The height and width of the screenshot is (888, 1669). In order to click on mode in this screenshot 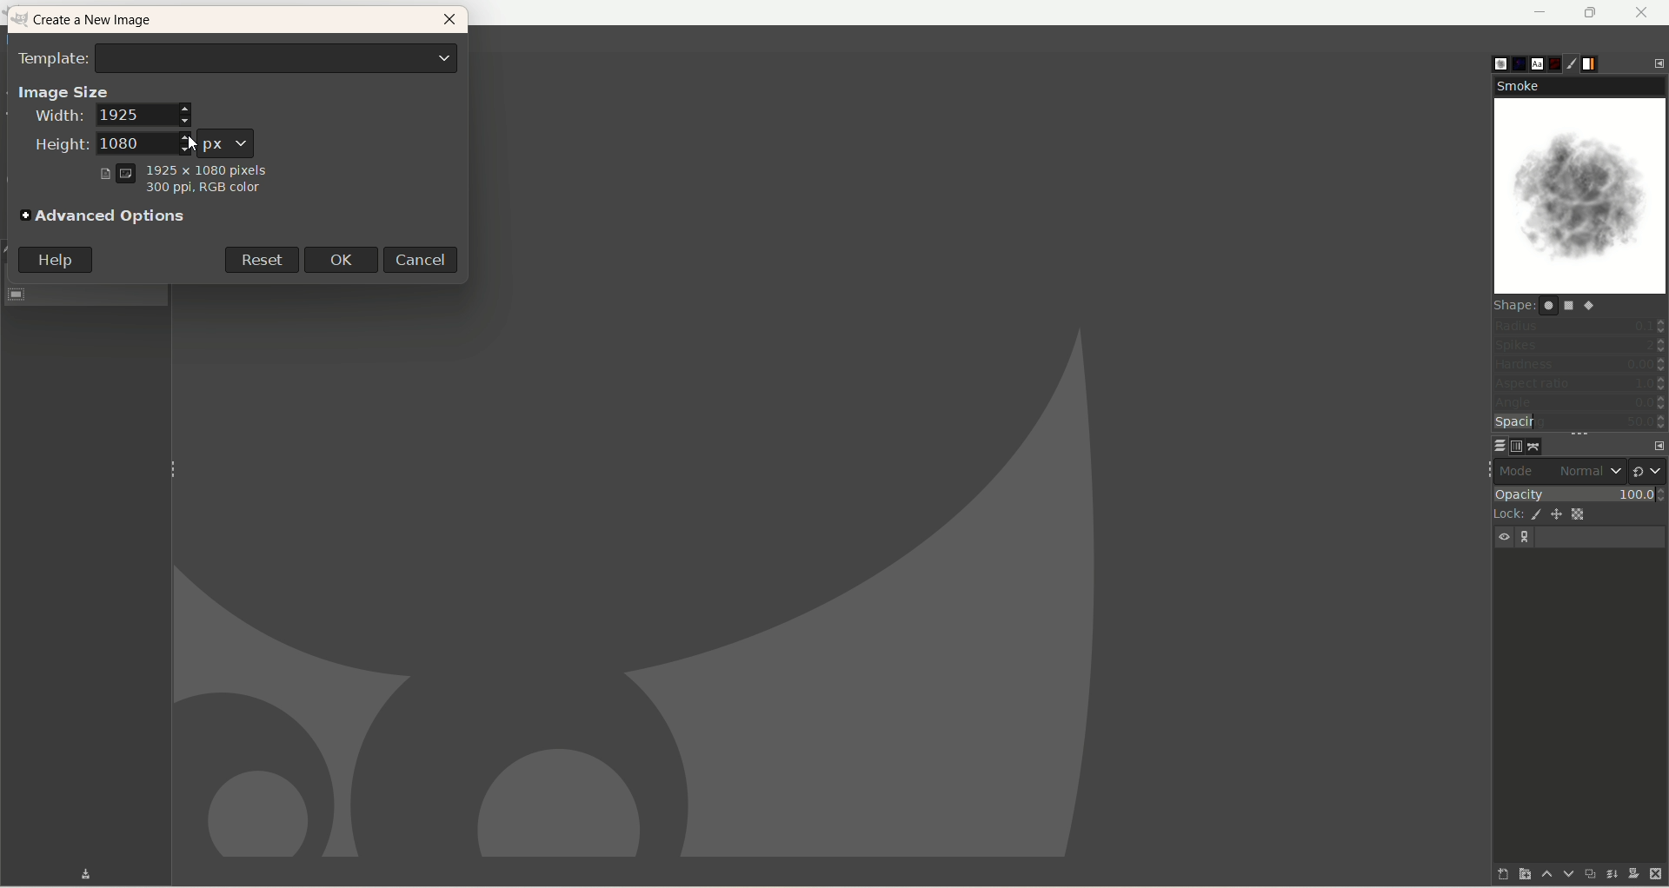, I will do `click(1521, 470)`.